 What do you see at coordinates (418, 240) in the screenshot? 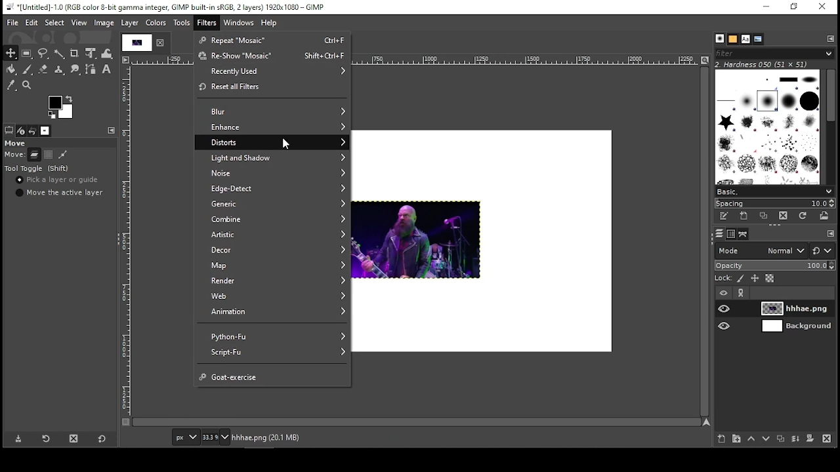
I see `image` at bounding box center [418, 240].